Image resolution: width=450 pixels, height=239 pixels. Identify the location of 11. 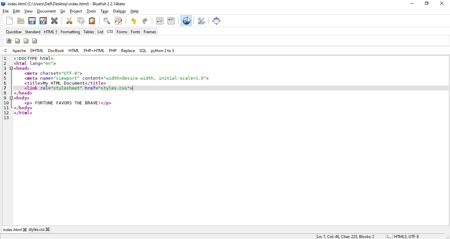
(6, 107).